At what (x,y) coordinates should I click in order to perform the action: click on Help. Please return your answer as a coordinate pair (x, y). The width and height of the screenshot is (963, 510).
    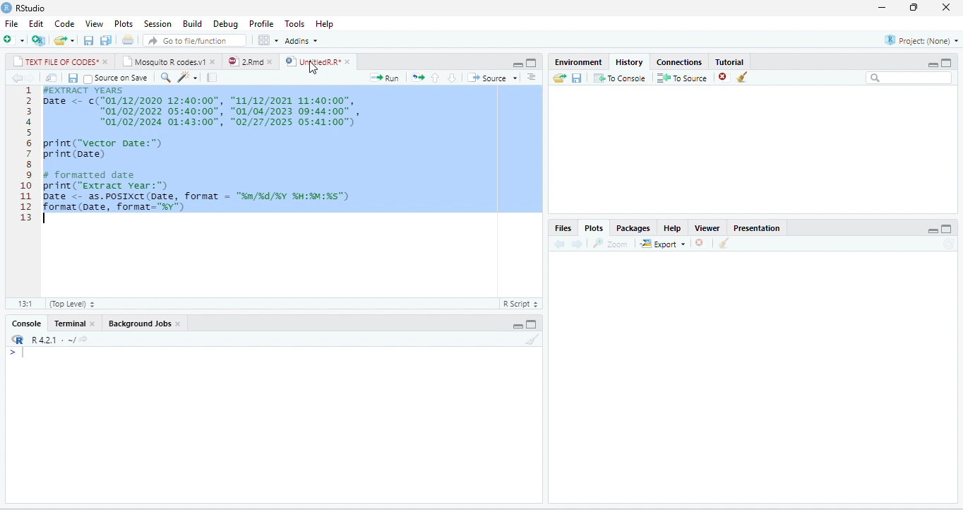
    Looking at the image, I should click on (673, 228).